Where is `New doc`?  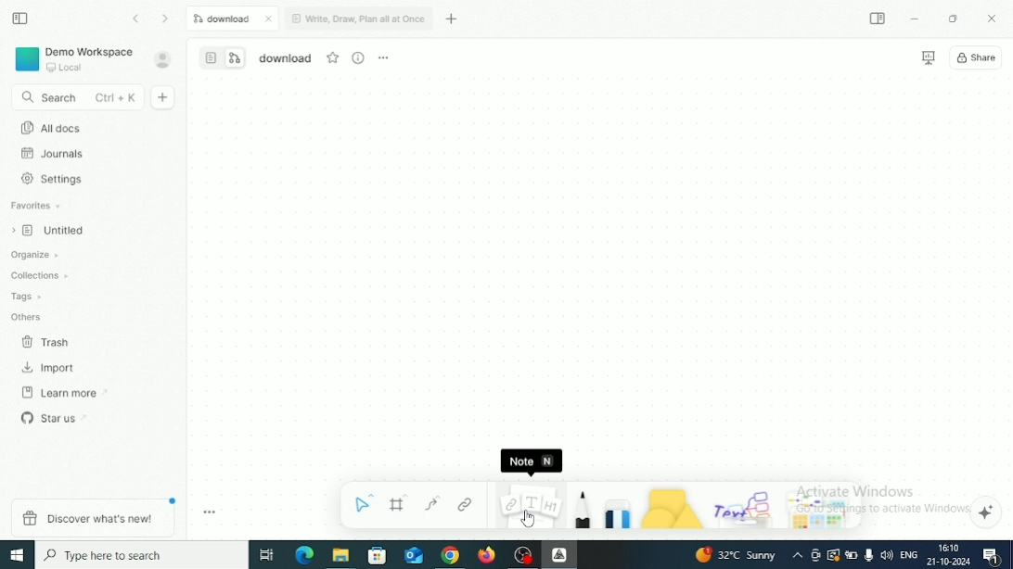 New doc is located at coordinates (165, 98).